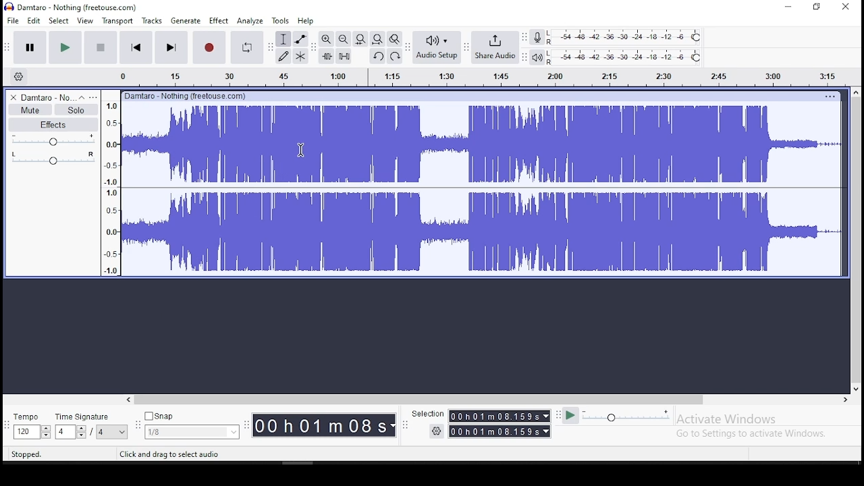 The height and width of the screenshot is (486, 864). What do you see at coordinates (300, 56) in the screenshot?
I see `multi tool` at bounding box center [300, 56].